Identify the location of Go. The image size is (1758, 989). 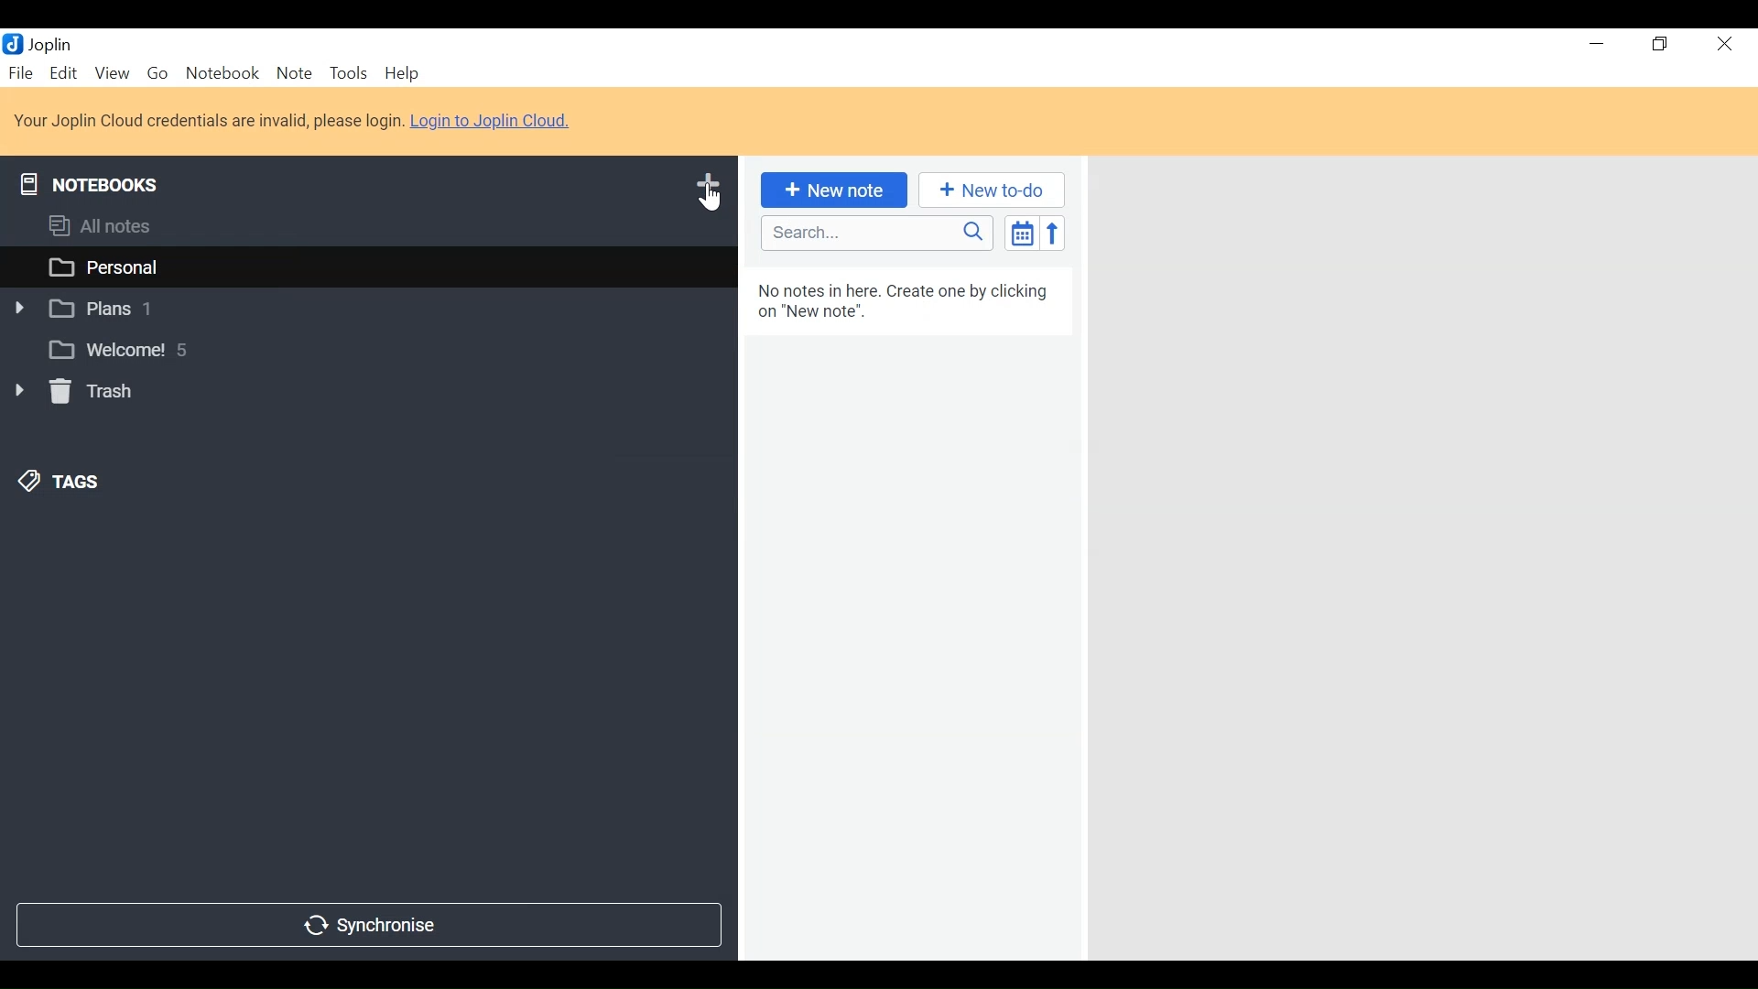
(158, 71).